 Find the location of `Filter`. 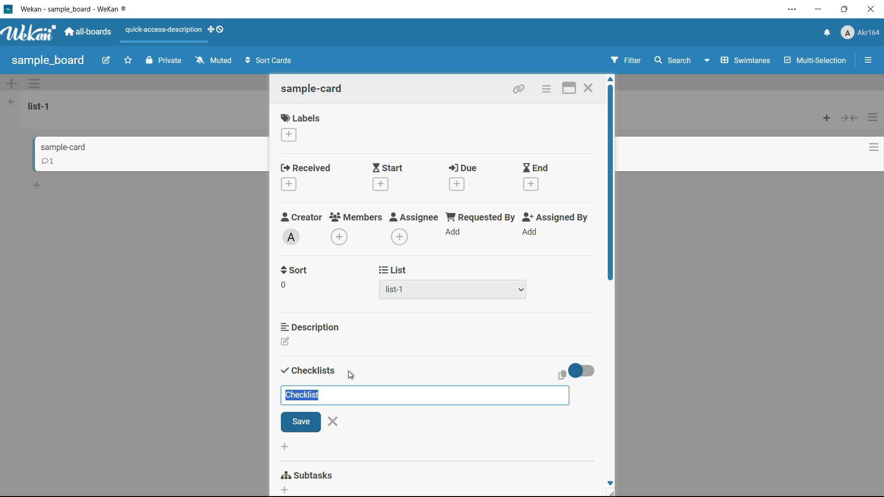

Filter is located at coordinates (626, 61).